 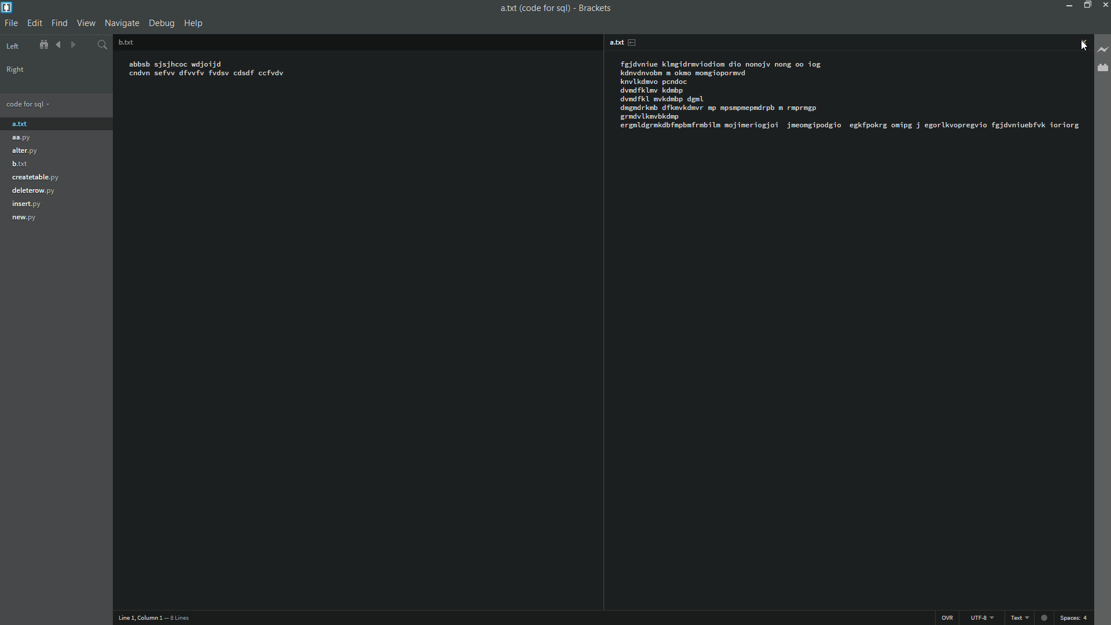 I want to click on abbsb sjsjhcoc wdjoijd
cndvn sefvv dfvvfy fudsv cdsdf ccfvdv, so click(x=283, y=79).